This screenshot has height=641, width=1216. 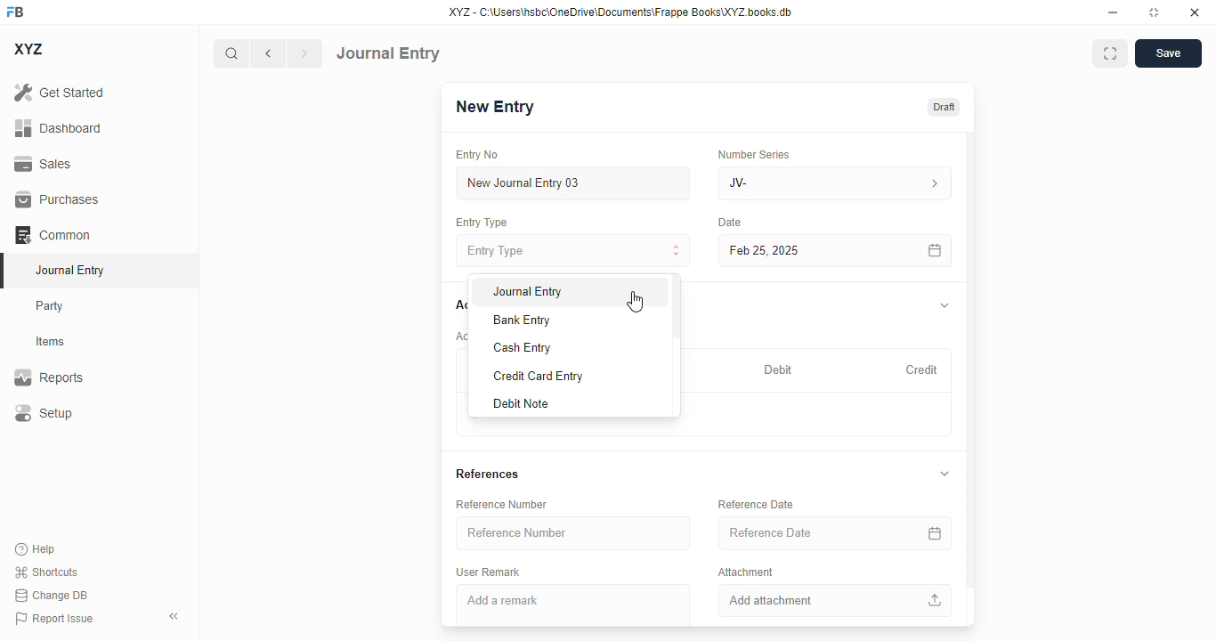 I want to click on bank entry, so click(x=523, y=320).